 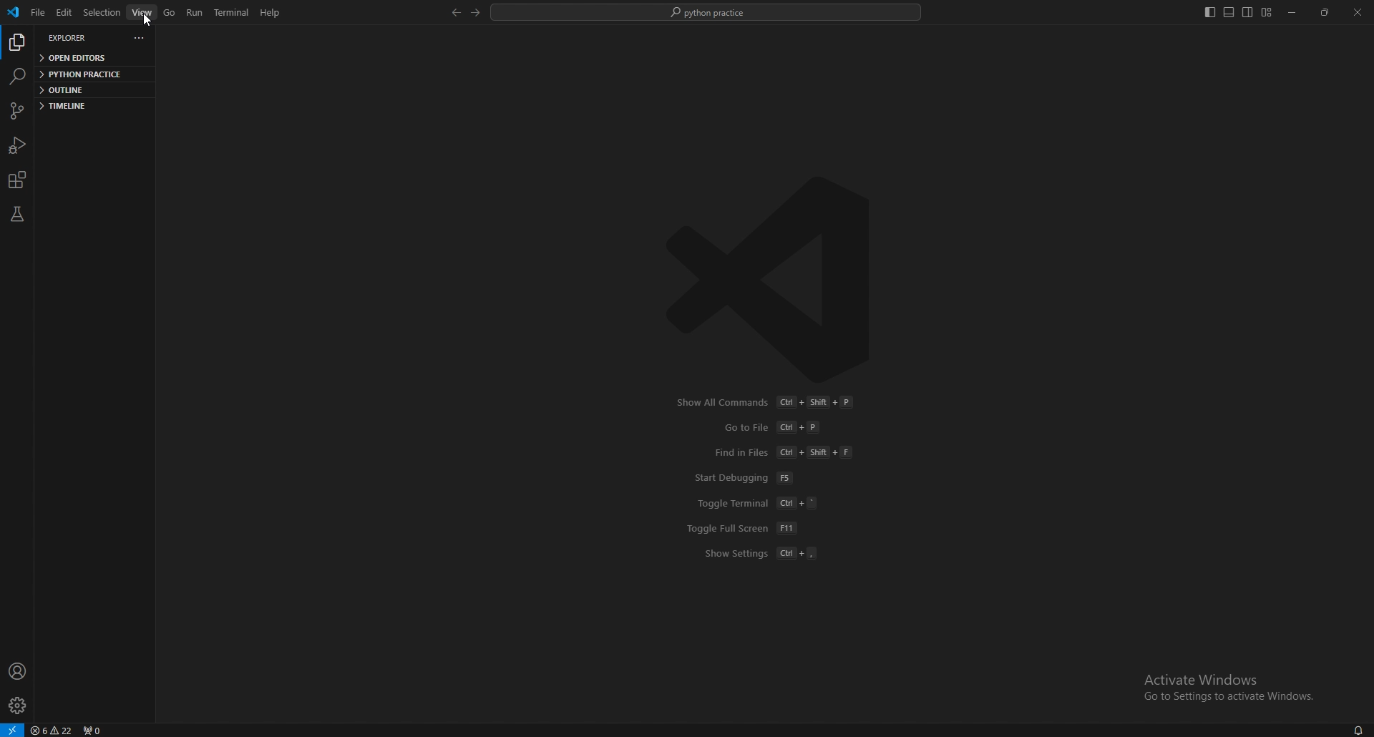 What do you see at coordinates (1229, 13) in the screenshot?
I see `toggle panel` at bounding box center [1229, 13].